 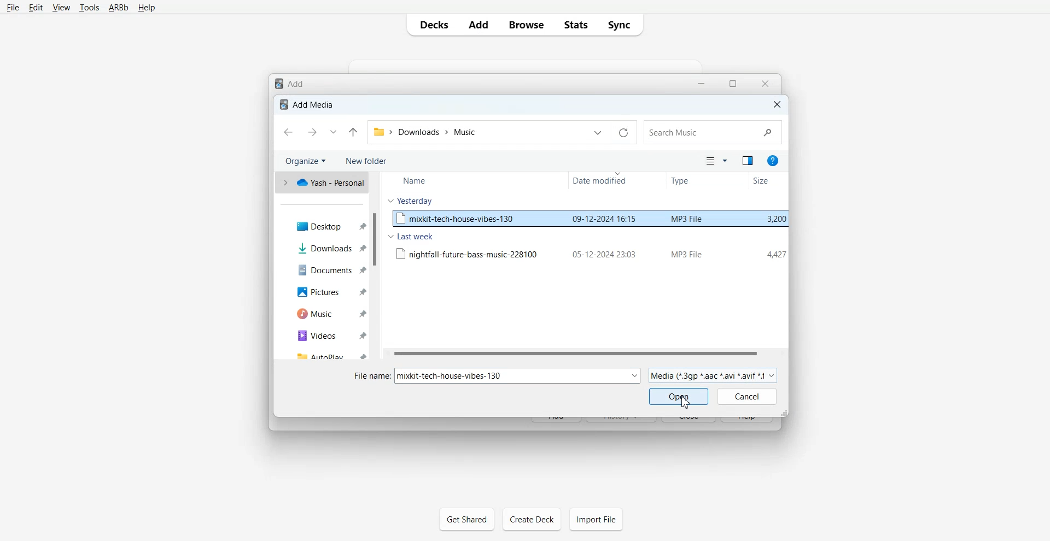 I want to click on Stats, so click(x=575, y=25).